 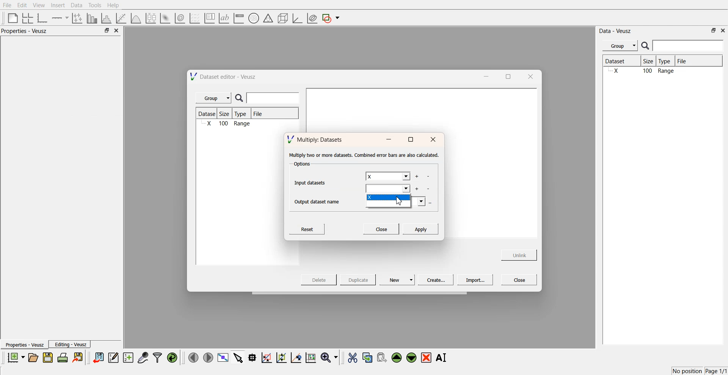 I want to click on No position, so click(x=688, y=370).